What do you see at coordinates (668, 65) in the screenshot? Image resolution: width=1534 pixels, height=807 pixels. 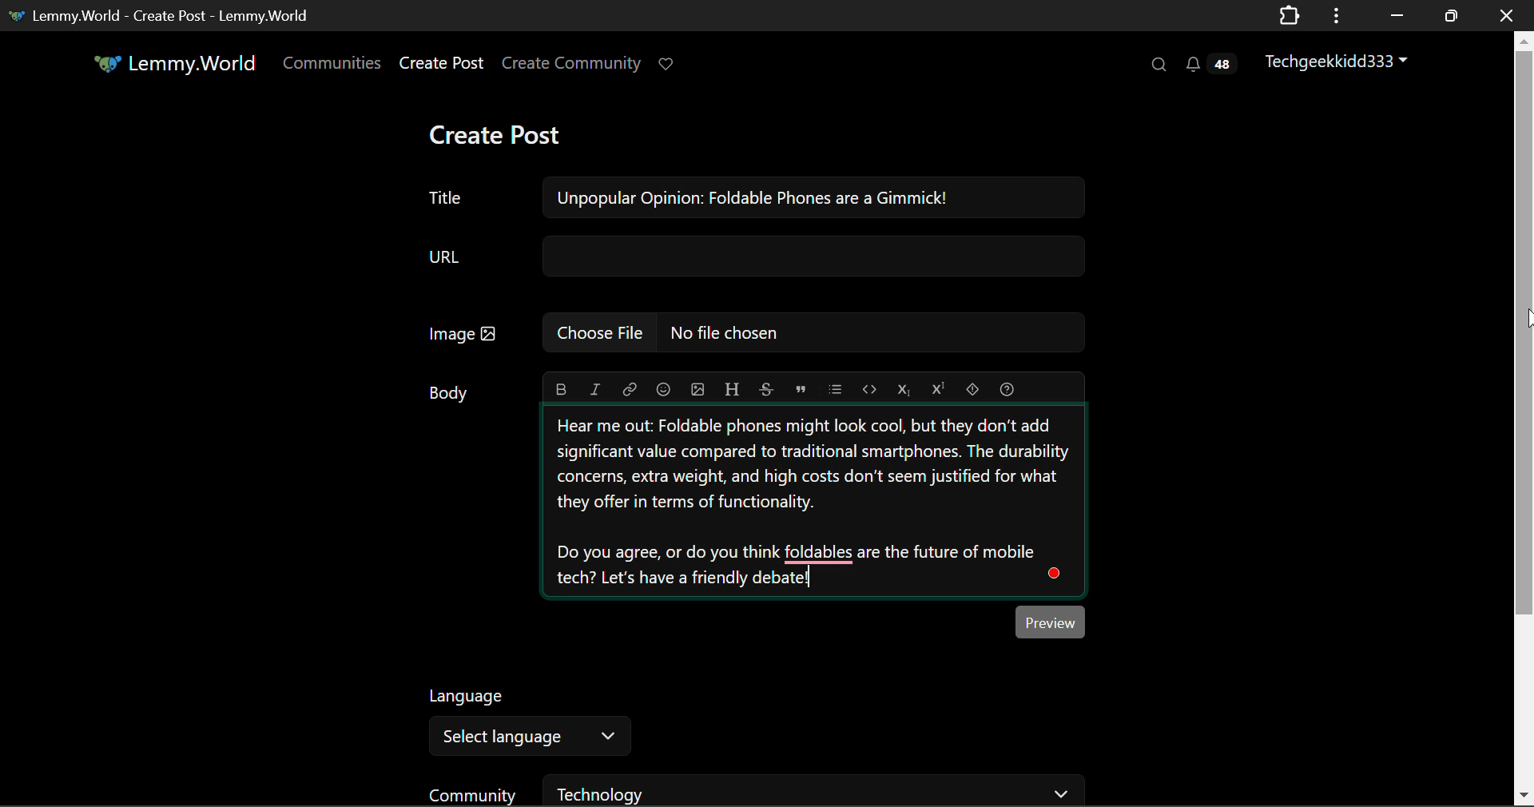 I see `Donate to Lemmy` at bounding box center [668, 65].